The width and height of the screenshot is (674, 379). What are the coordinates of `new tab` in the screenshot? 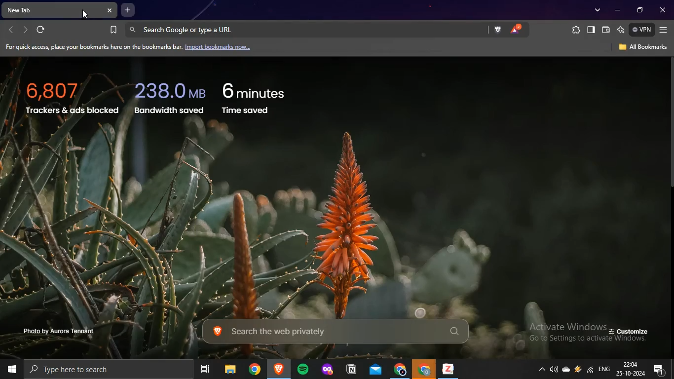 It's located at (130, 10).